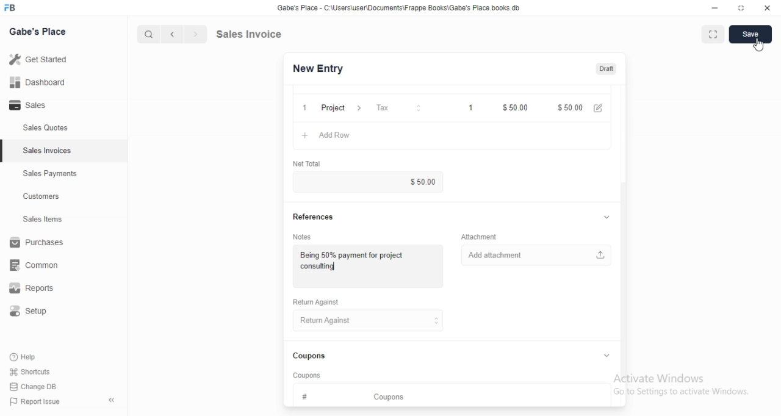  I want to click on edit, so click(600, 108).